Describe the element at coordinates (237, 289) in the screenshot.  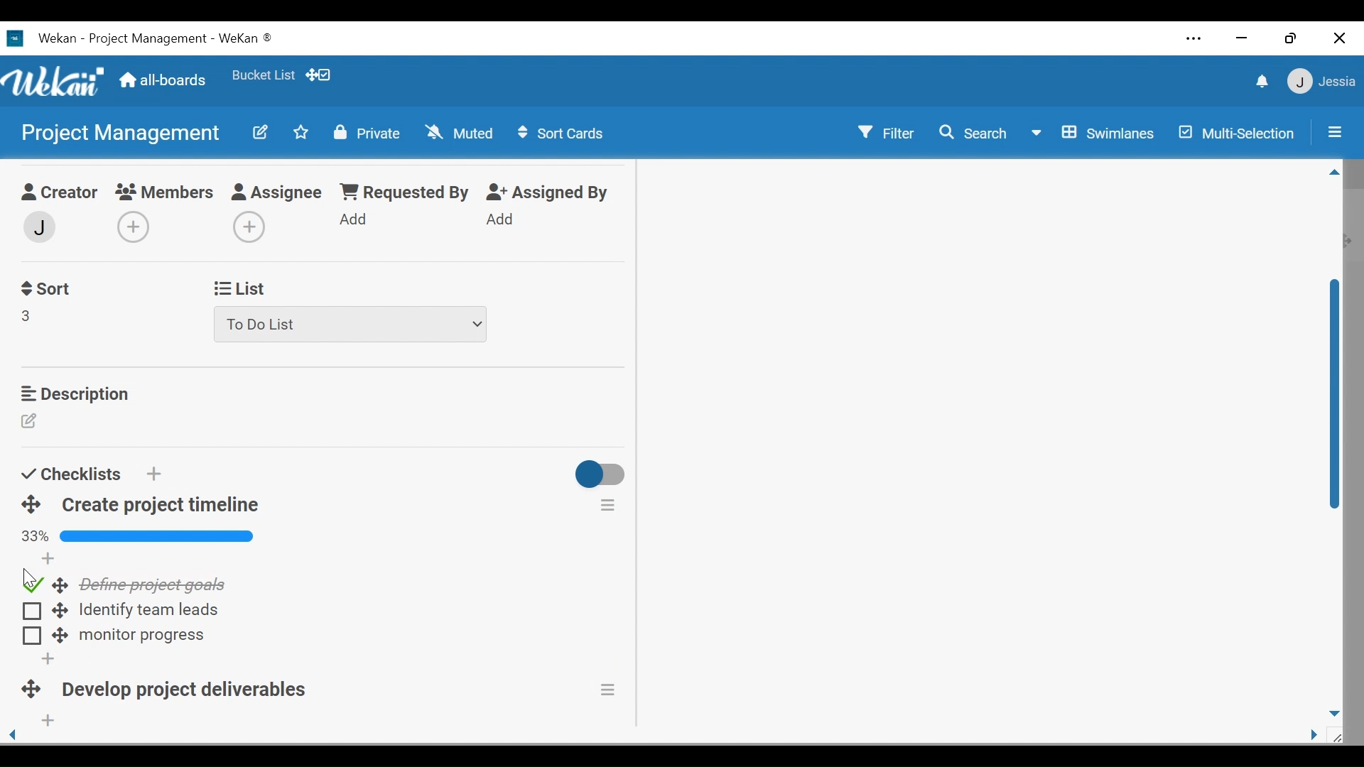
I see `List` at that location.